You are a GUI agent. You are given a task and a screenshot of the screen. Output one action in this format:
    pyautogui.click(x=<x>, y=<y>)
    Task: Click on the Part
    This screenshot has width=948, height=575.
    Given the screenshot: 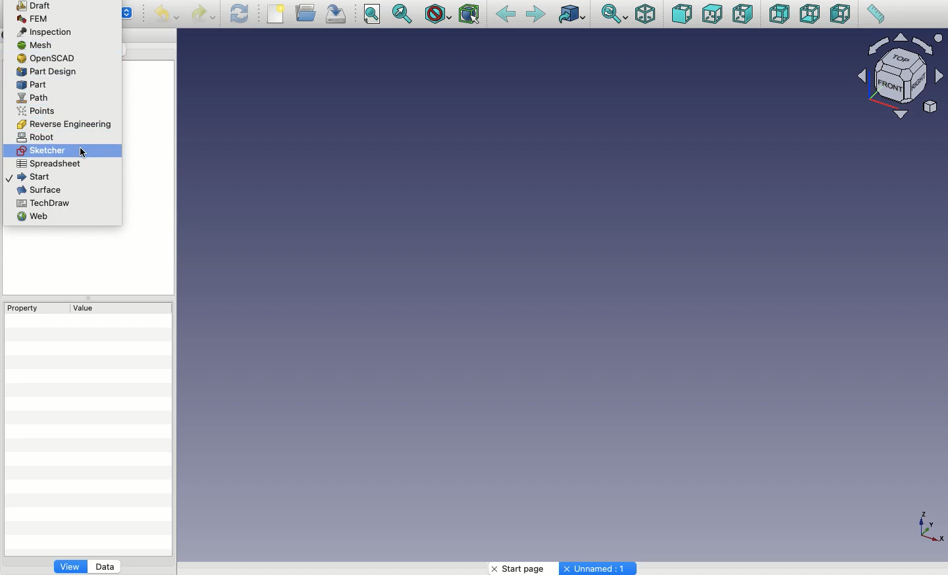 What is the action you would take?
    pyautogui.click(x=32, y=84)
    